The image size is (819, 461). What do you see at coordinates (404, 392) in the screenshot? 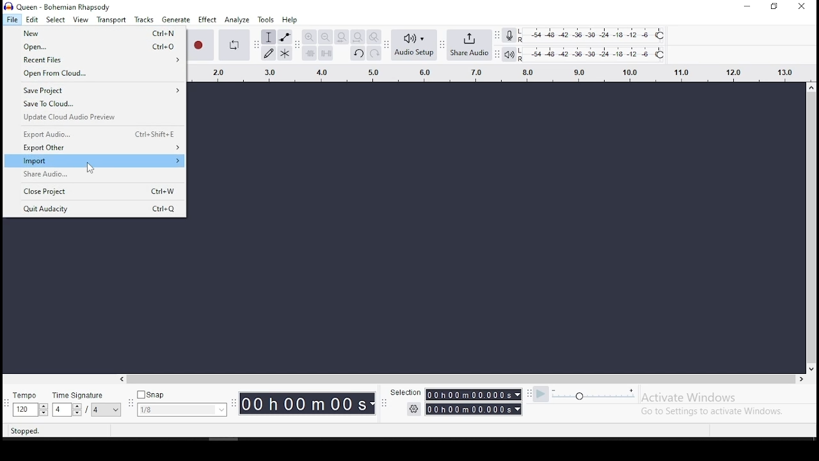
I see `Selection` at bounding box center [404, 392].